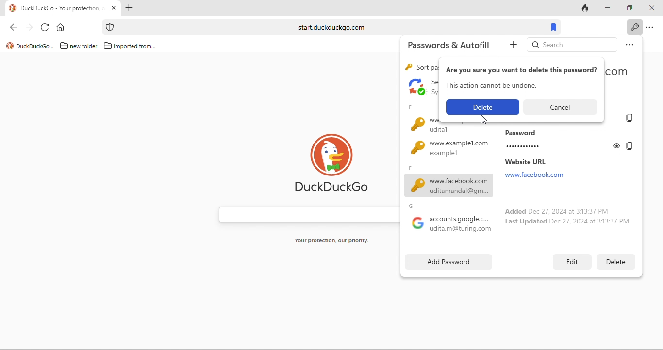 The image size is (663, 350). Describe the element at coordinates (629, 44) in the screenshot. I see `option` at that location.